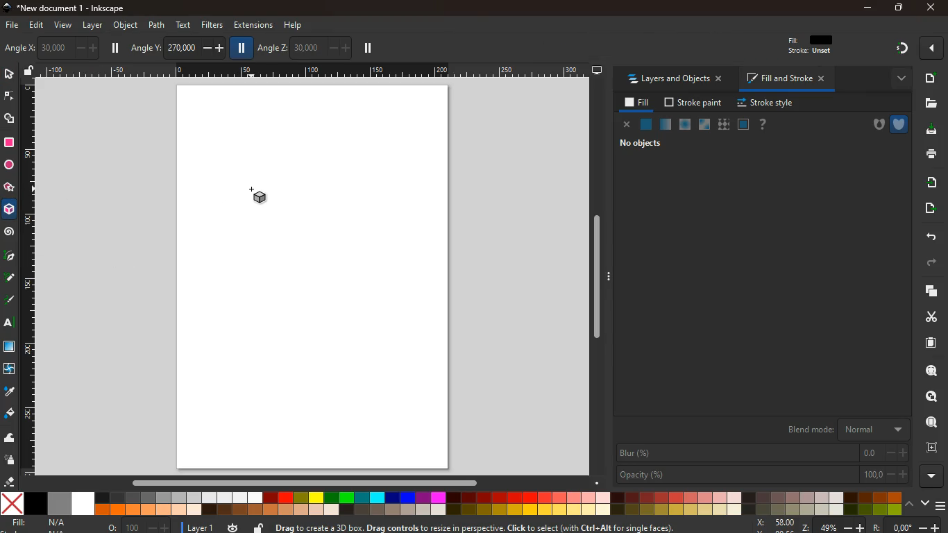 The image size is (948, 533). Describe the element at coordinates (11, 439) in the screenshot. I see `wave` at that location.